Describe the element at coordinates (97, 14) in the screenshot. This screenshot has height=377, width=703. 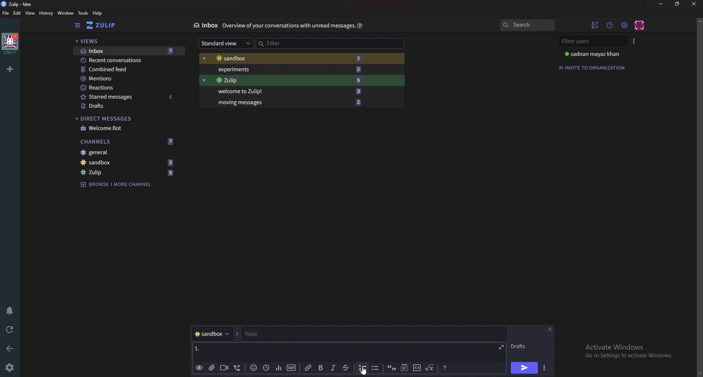
I see `help` at that location.